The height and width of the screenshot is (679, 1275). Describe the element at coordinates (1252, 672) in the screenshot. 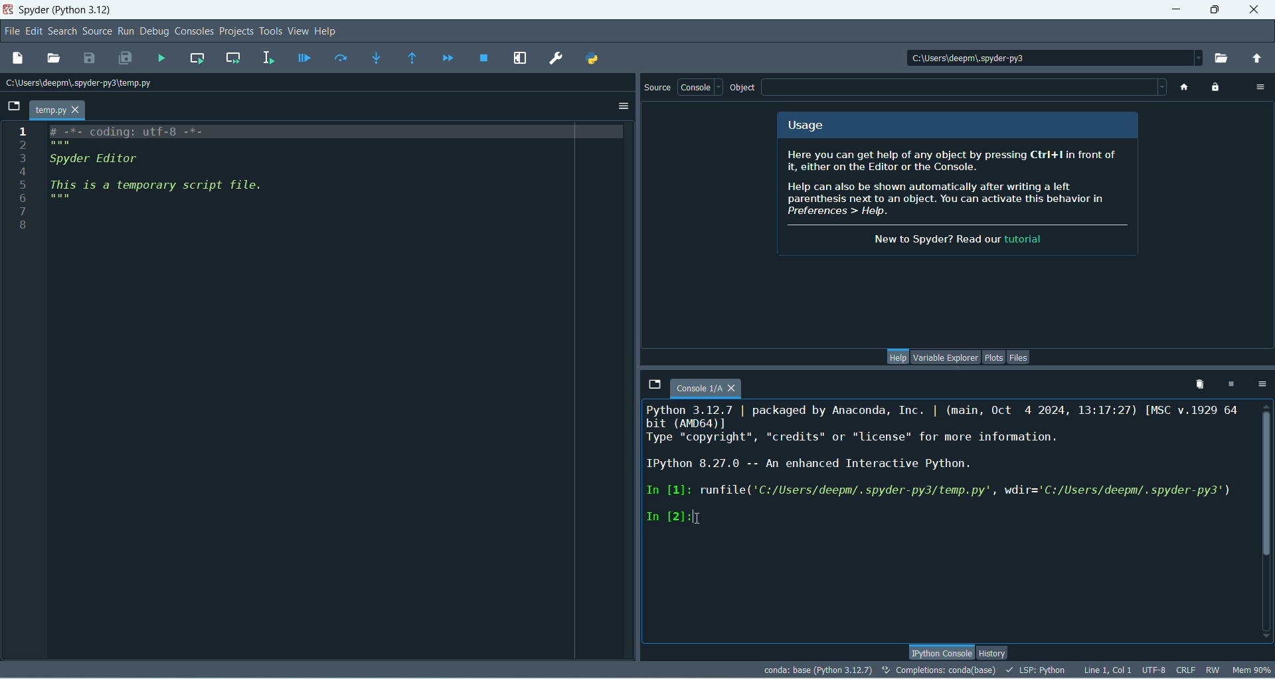

I see `Mem` at that location.